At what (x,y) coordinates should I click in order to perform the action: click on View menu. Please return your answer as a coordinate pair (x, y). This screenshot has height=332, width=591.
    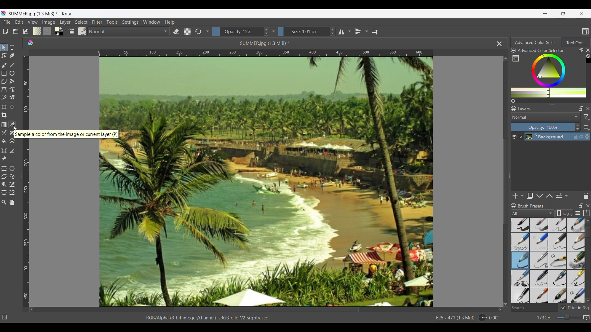
    Looking at the image, I should click on (32, 22).